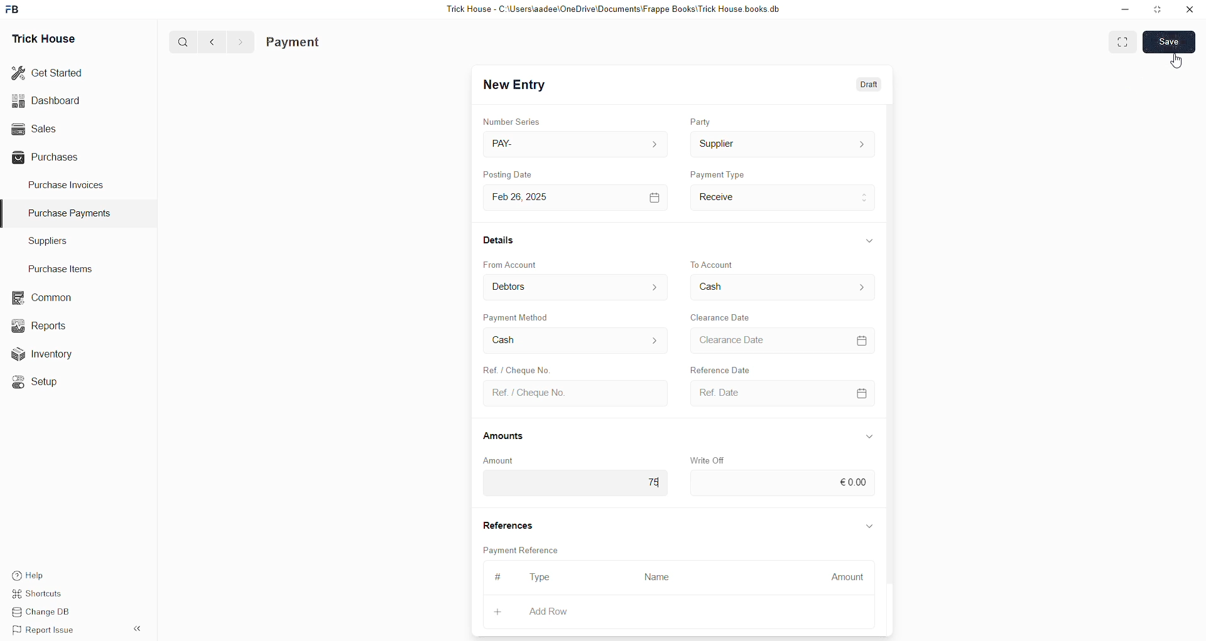 This screenshot has width=1206, height=641. What do you see at coordinates (499, 240) in the screenshot?
I see `Details` at bounding box center [499, 240].